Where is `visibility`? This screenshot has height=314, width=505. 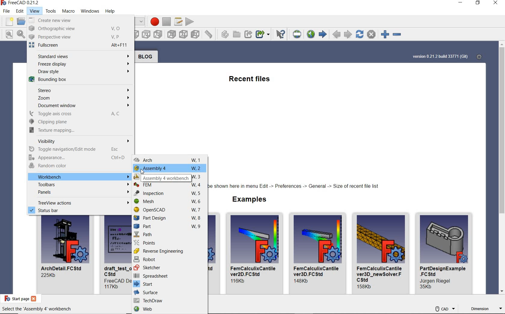
visibility is located at coordinates (80, 140).